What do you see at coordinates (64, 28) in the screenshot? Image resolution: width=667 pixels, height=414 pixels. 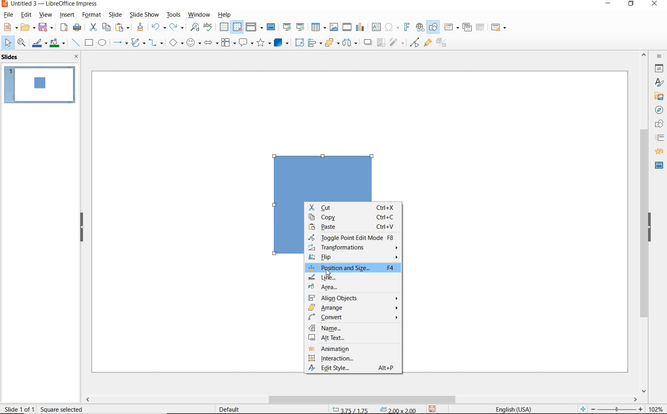 I see `export directly as pdf` at bounding box center [64, 28].